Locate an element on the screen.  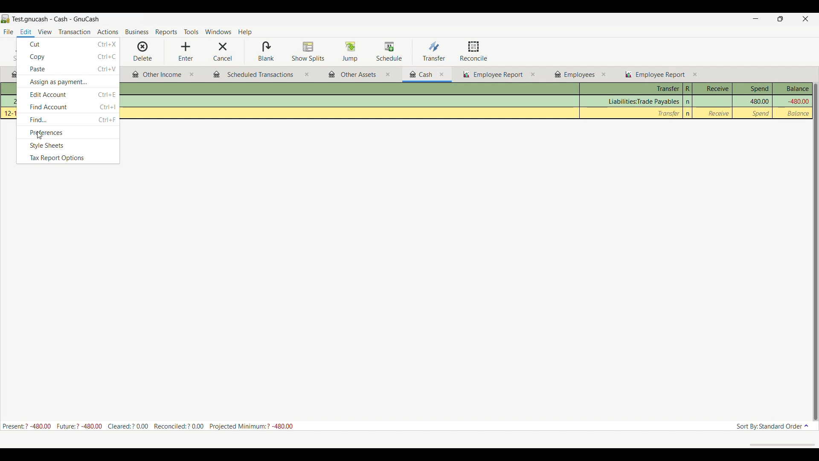
cursor is located at coordinates (40, 136).